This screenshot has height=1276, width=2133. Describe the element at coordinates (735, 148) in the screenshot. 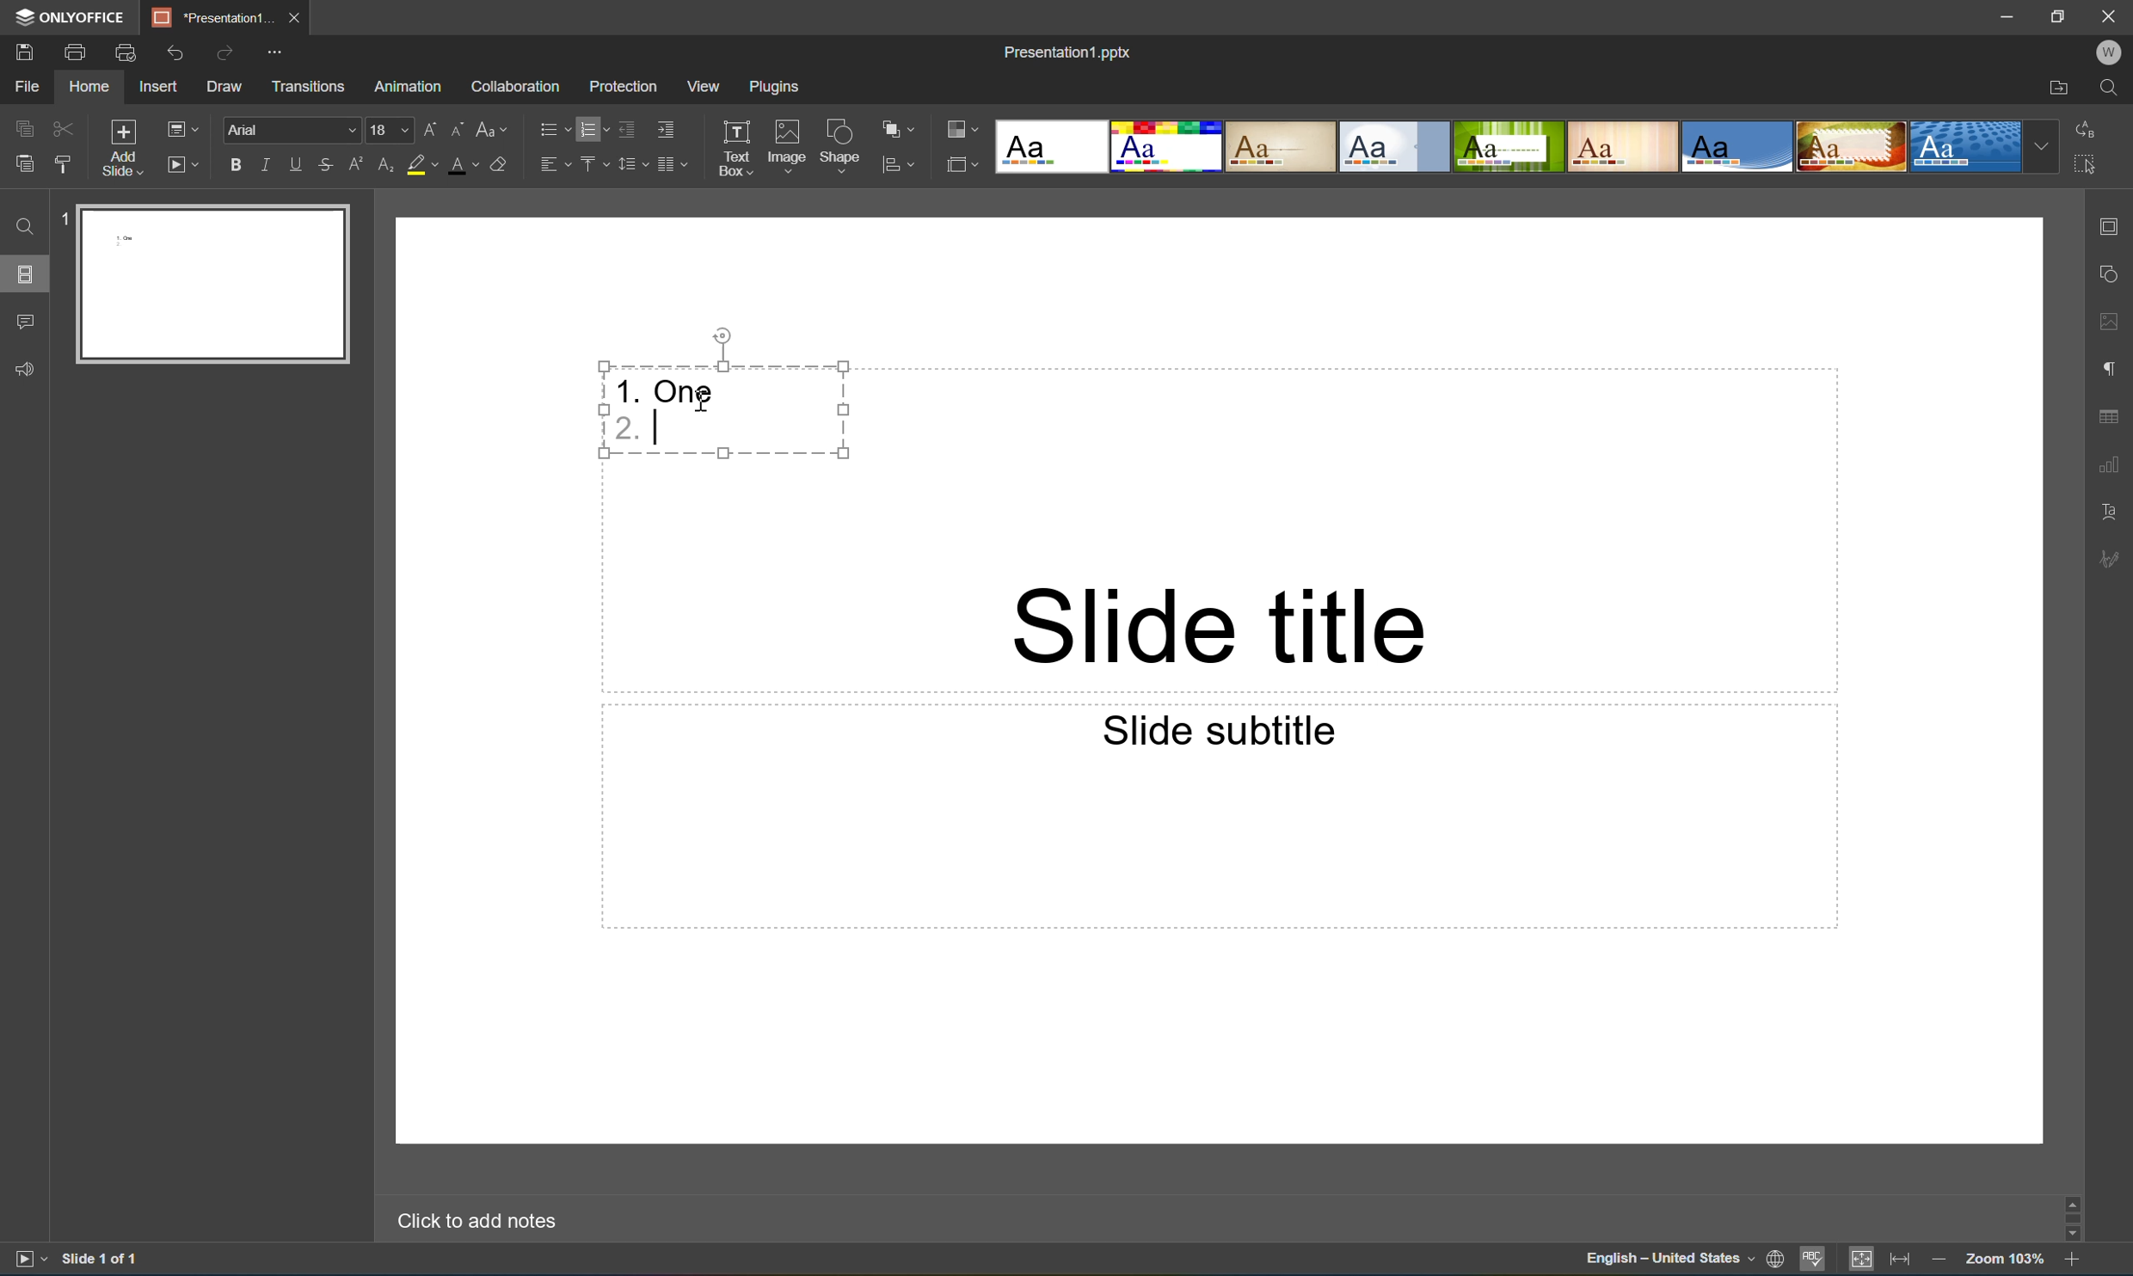

I see `Text box` at that location.